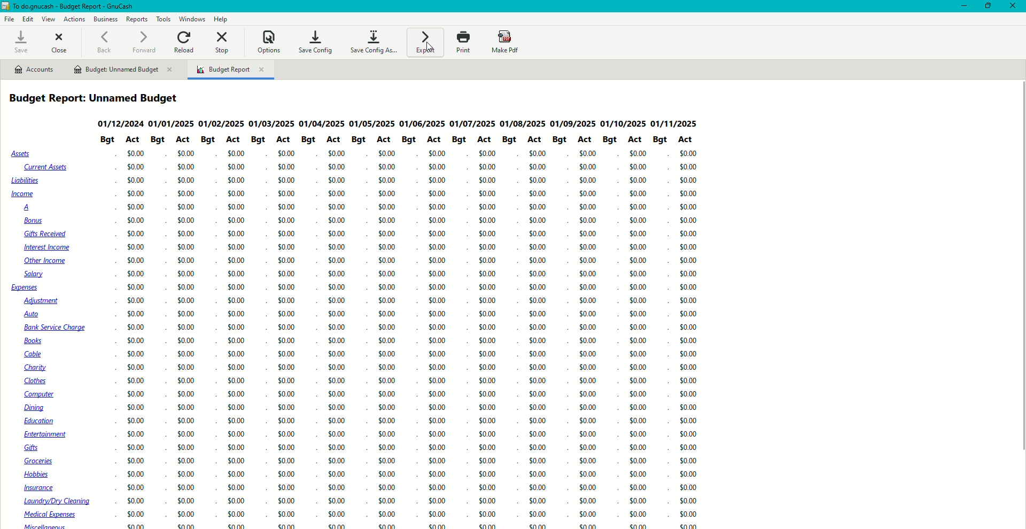 This screenshot has height=529, width=1026. I want to click on Reload, so click(185, 41).